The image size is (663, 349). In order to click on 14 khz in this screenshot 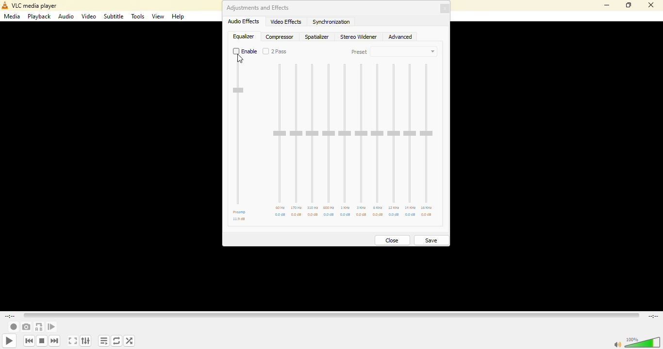, I will do `click(411, 207)`.